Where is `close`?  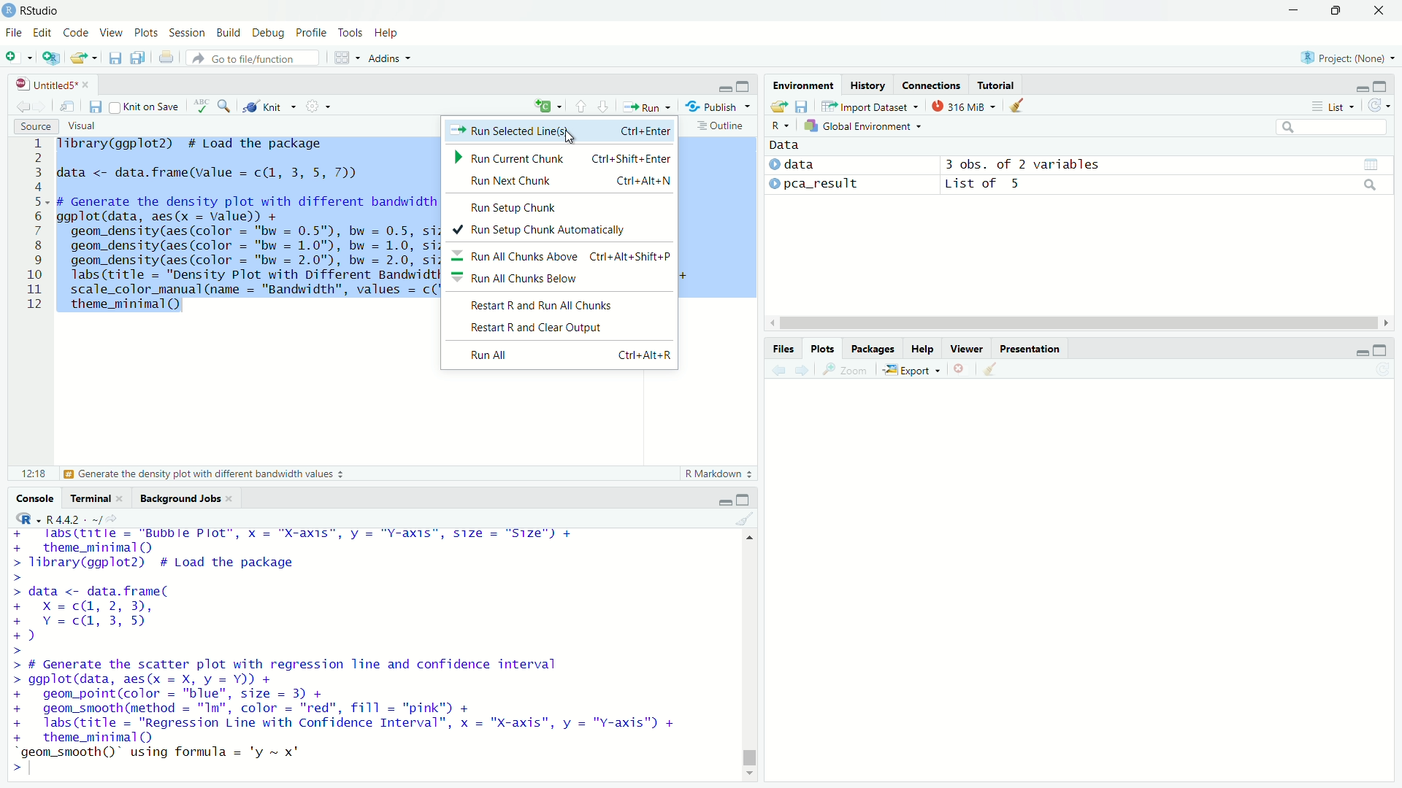
close is located at coordinates (120, 498).